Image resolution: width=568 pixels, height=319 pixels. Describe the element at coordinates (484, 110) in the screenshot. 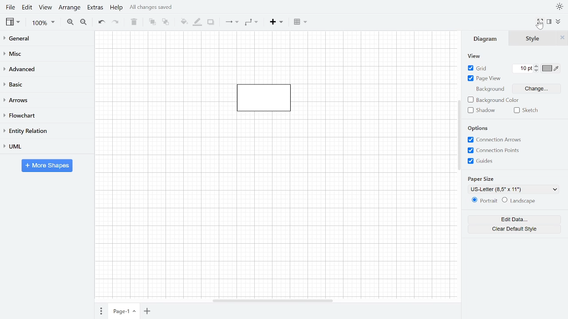

I see `shadow` at that location.